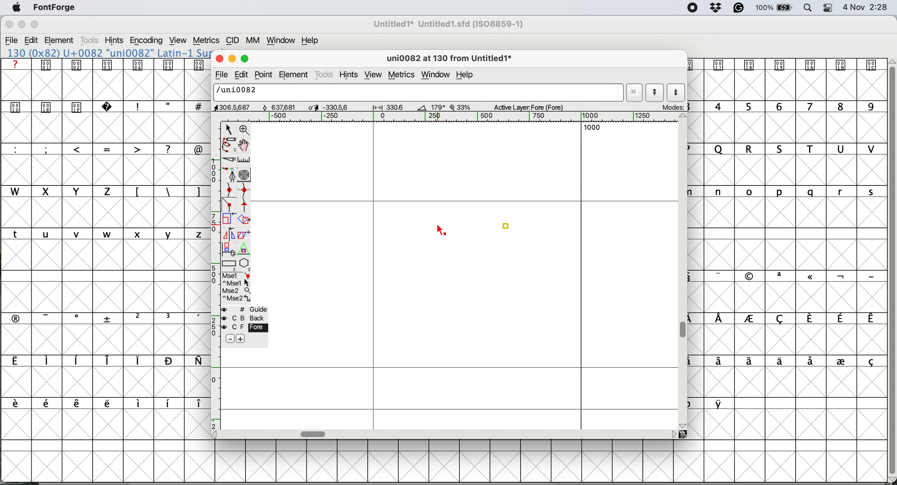 The image size is (897, 485). Describe the element at coordinates (111, 108) in the screenshot. I see `symbols and special characters` at that location.